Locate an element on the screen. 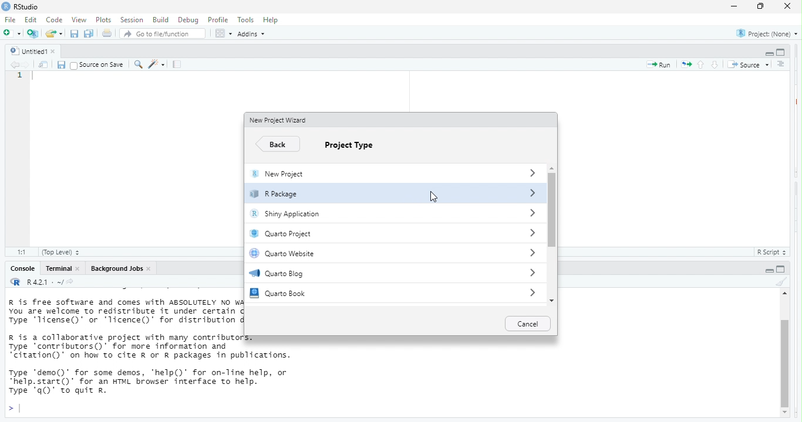 The image size is (802, 422). New Project Wizard is located at coordinates (282, 121).